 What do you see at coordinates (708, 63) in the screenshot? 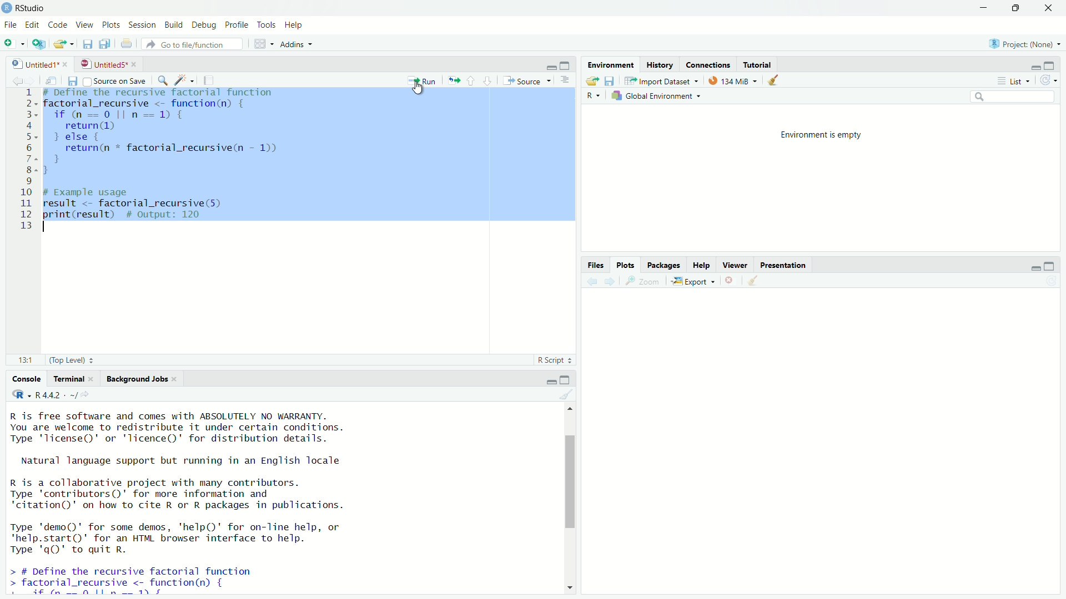
I see `Connections` at bounding box center [708, 63].